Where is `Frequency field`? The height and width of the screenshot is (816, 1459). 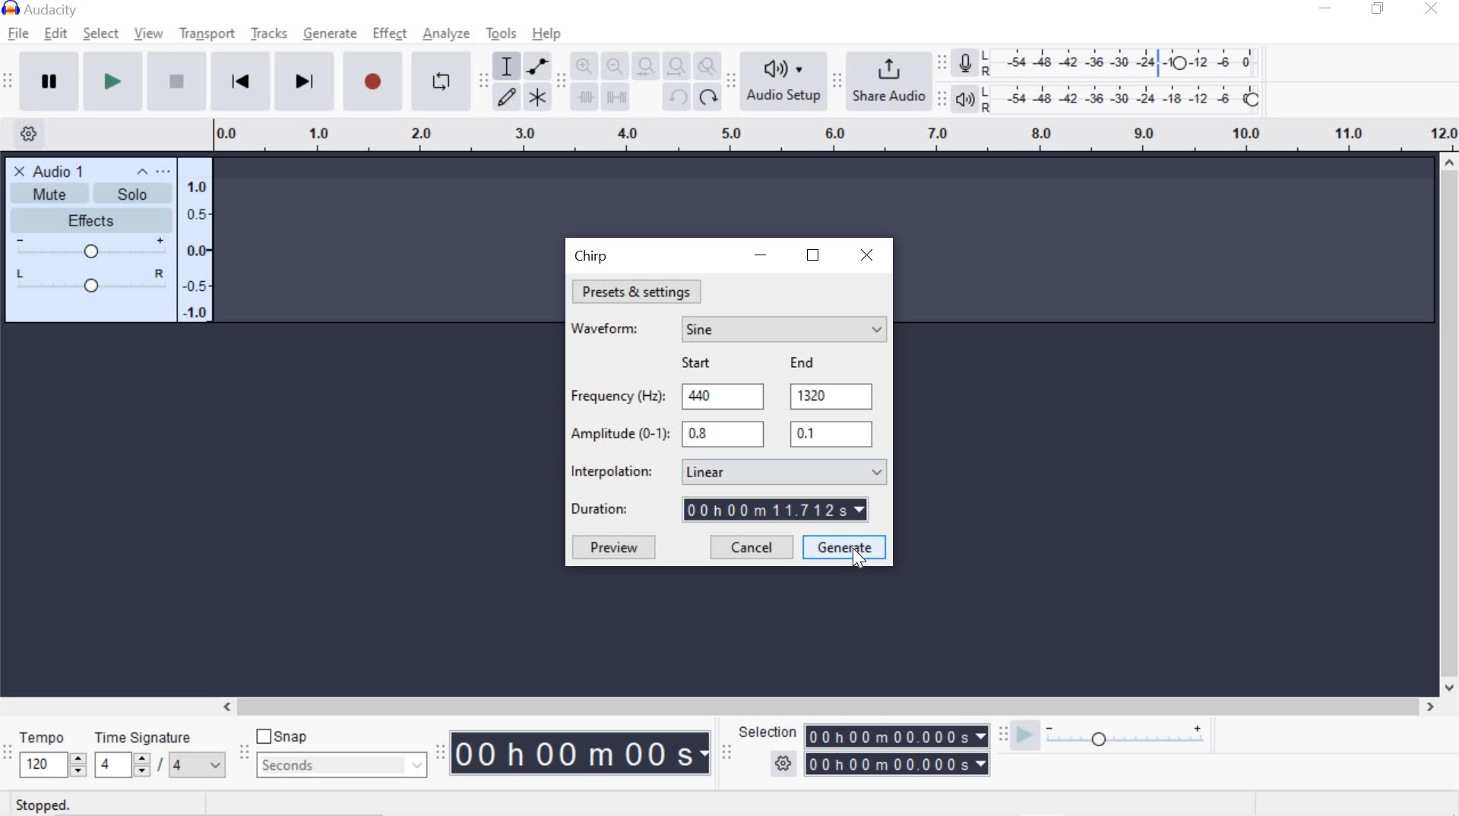 Frequency field is located at coordinates (834, 396).